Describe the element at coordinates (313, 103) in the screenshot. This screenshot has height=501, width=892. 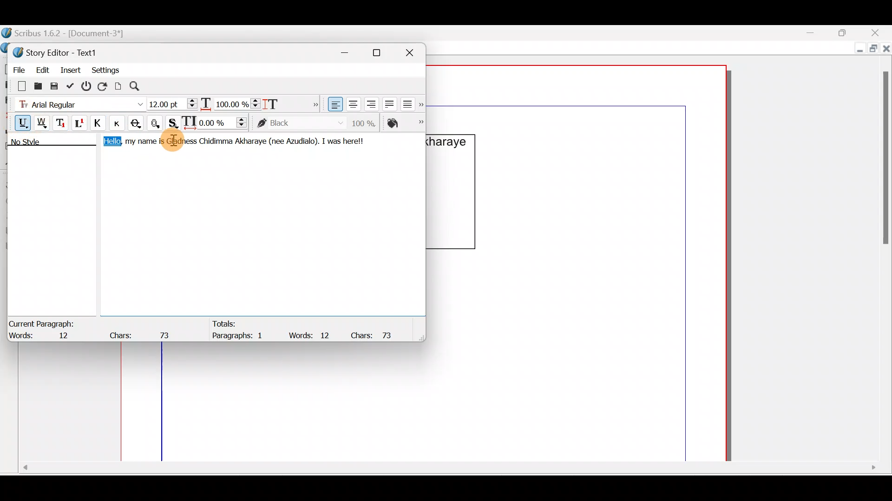
I see `More` at that location.